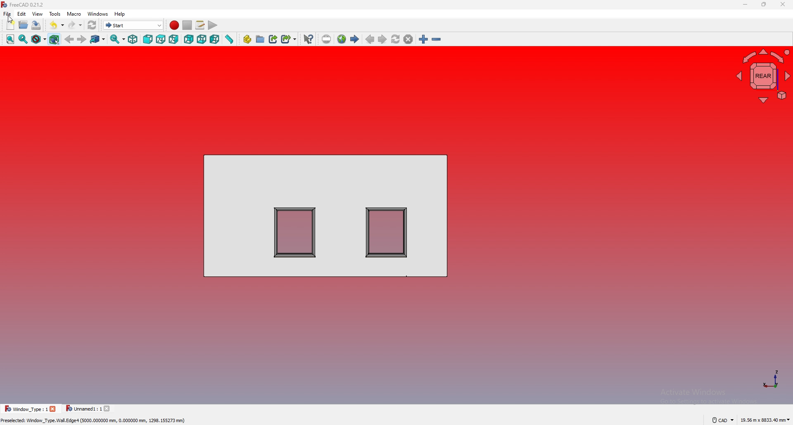 The image size is (793, 425). What do you see at coordinates (396, 40) in the screenshot?
I see `refresh web page` at bounding box center [396, 40].